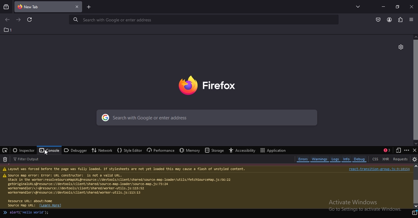  I want to click on save to pocket, so click(378, 20).